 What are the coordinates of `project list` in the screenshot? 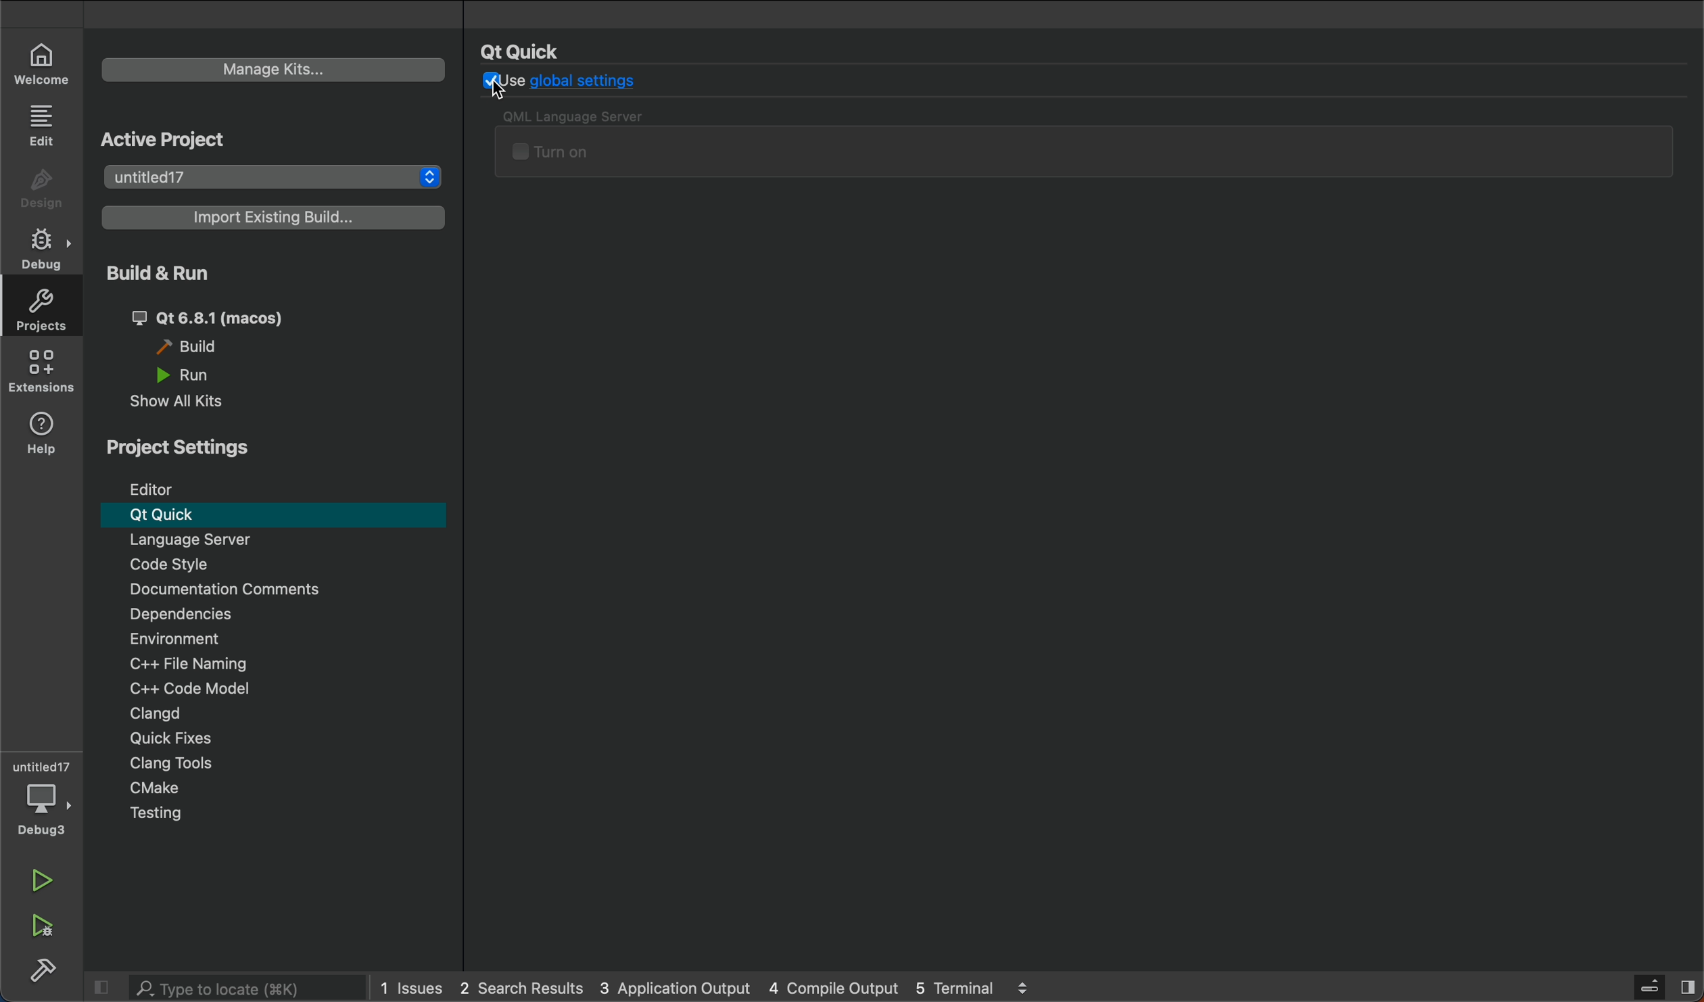 It's located at (274, 174).